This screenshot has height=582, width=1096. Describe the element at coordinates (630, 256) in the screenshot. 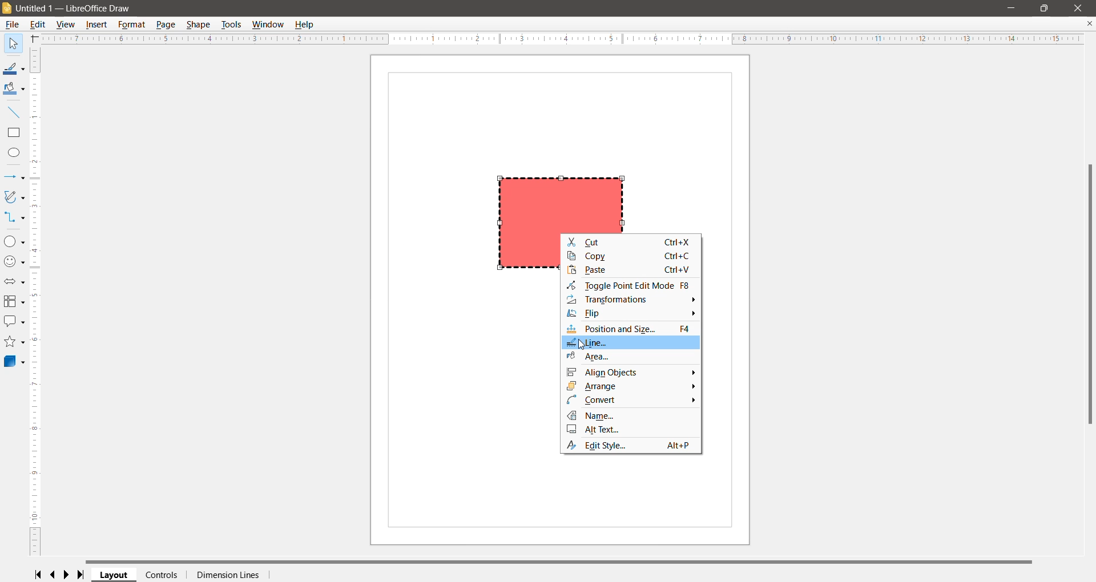

I see `Copy` at that location.